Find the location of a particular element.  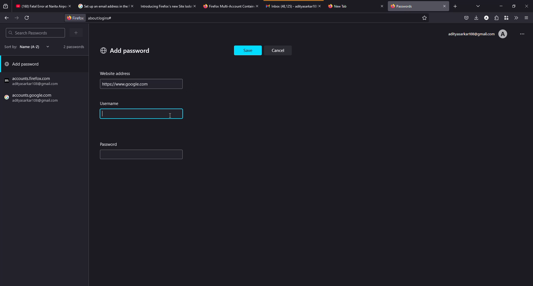

passwords is located at coordinates (403, 7).